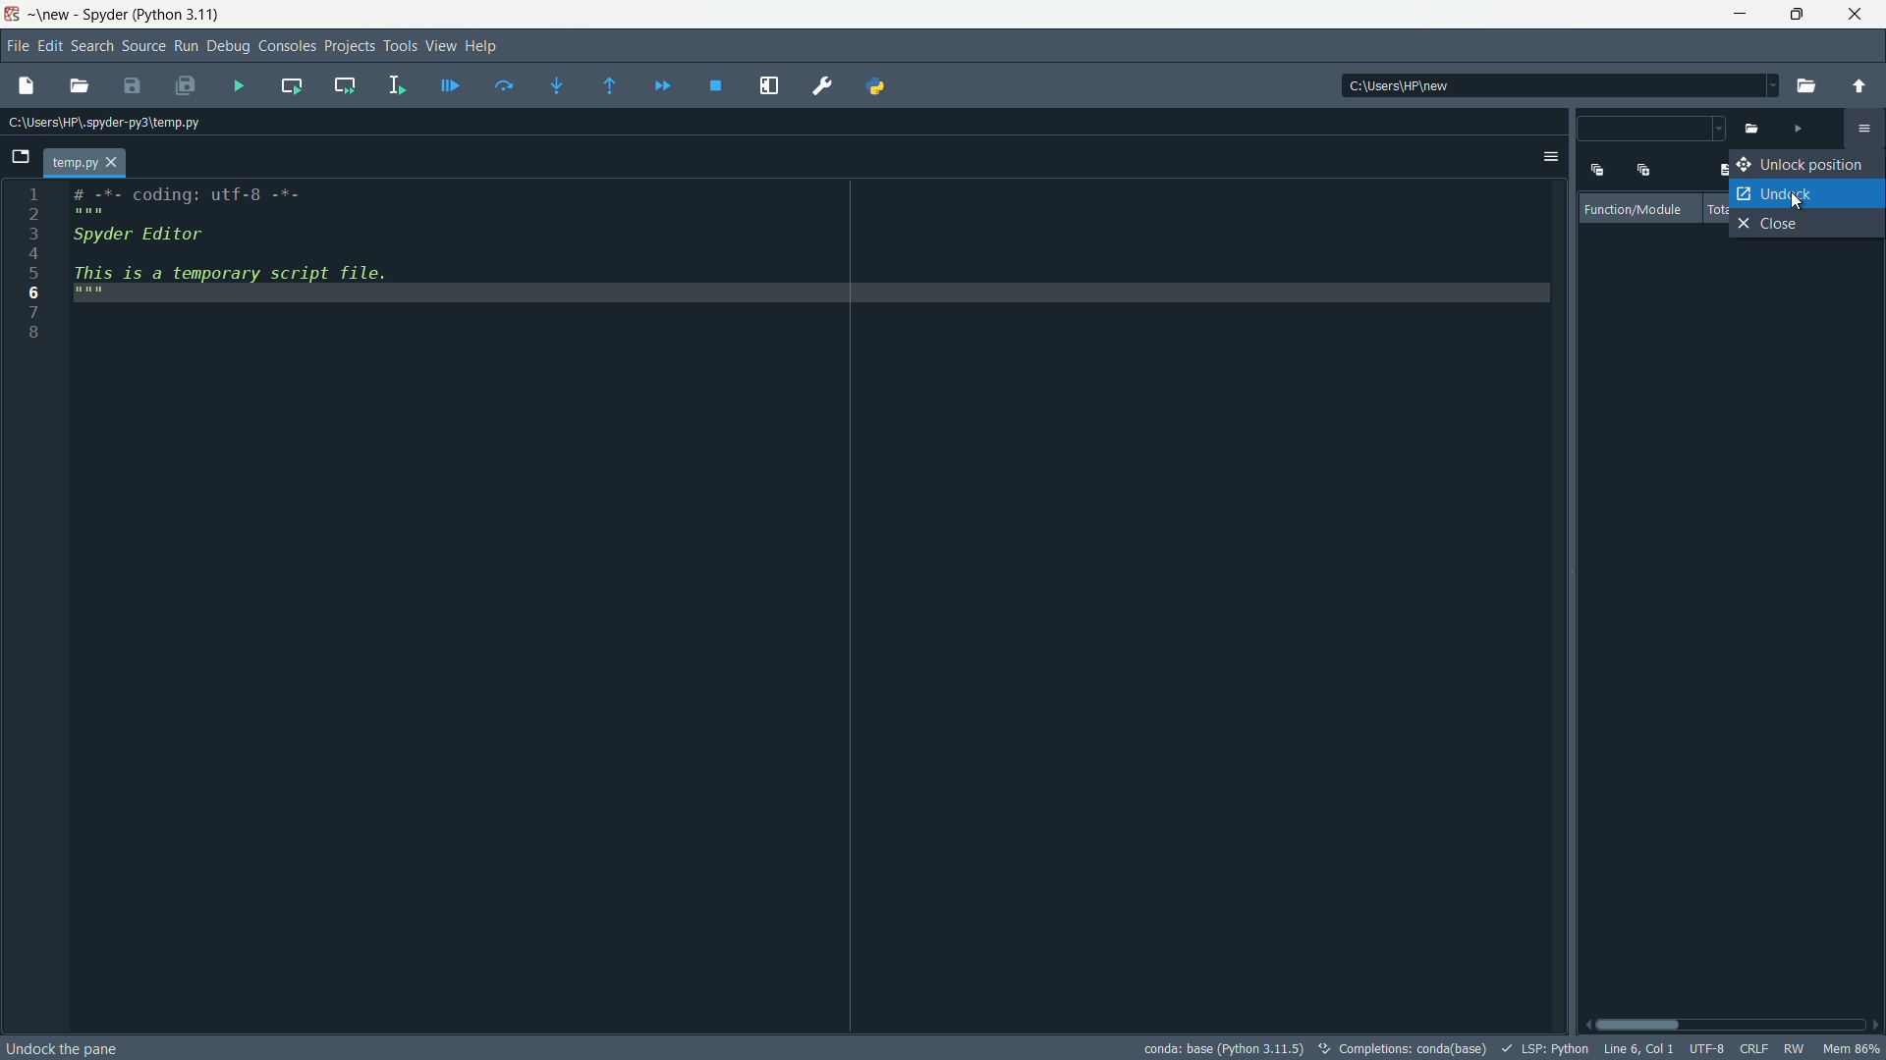  What do you see at coordinates (1396, 85) in the screenshot?
I see `directory: c:\users\hp\new` at bounding box center [1396, 85].